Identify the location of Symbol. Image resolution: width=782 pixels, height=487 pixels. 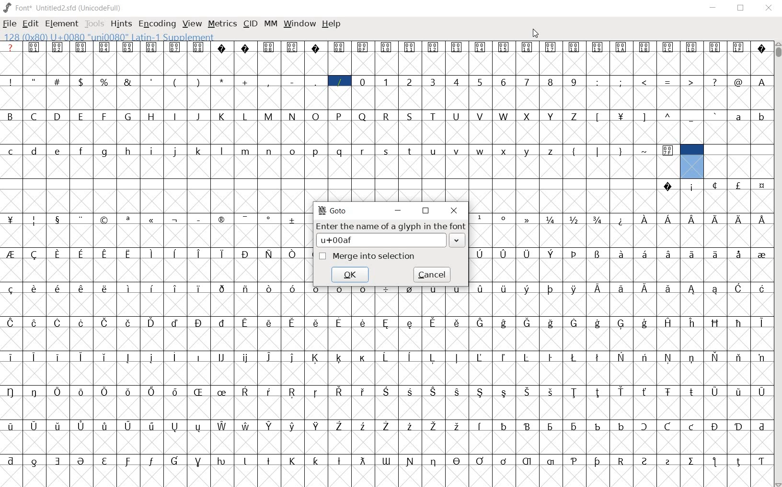
(691, 426).